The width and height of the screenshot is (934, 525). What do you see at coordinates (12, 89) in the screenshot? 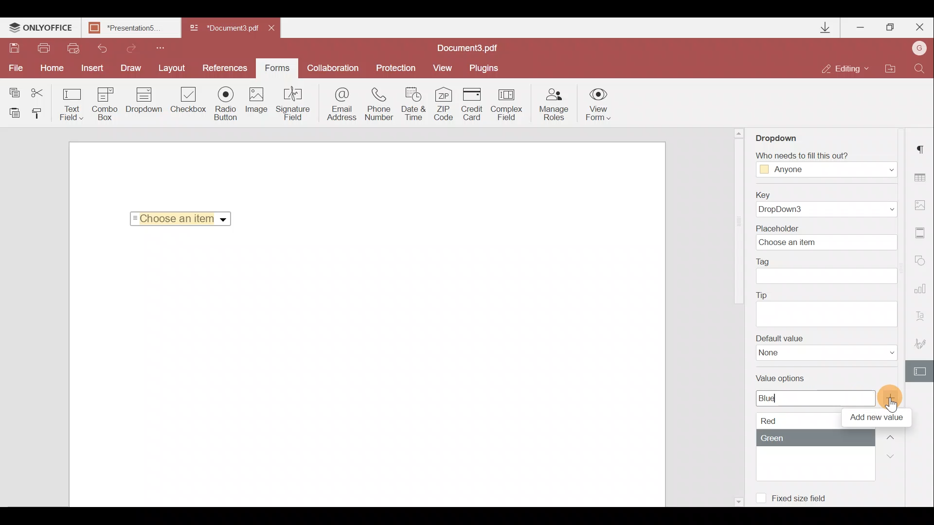
I see `Copy` at bounding box center [12, 89].